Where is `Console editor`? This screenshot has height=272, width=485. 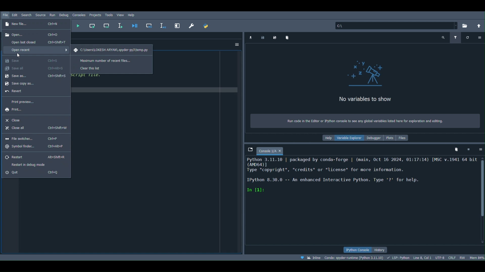 Console editor is located at coordinates (361, 201).